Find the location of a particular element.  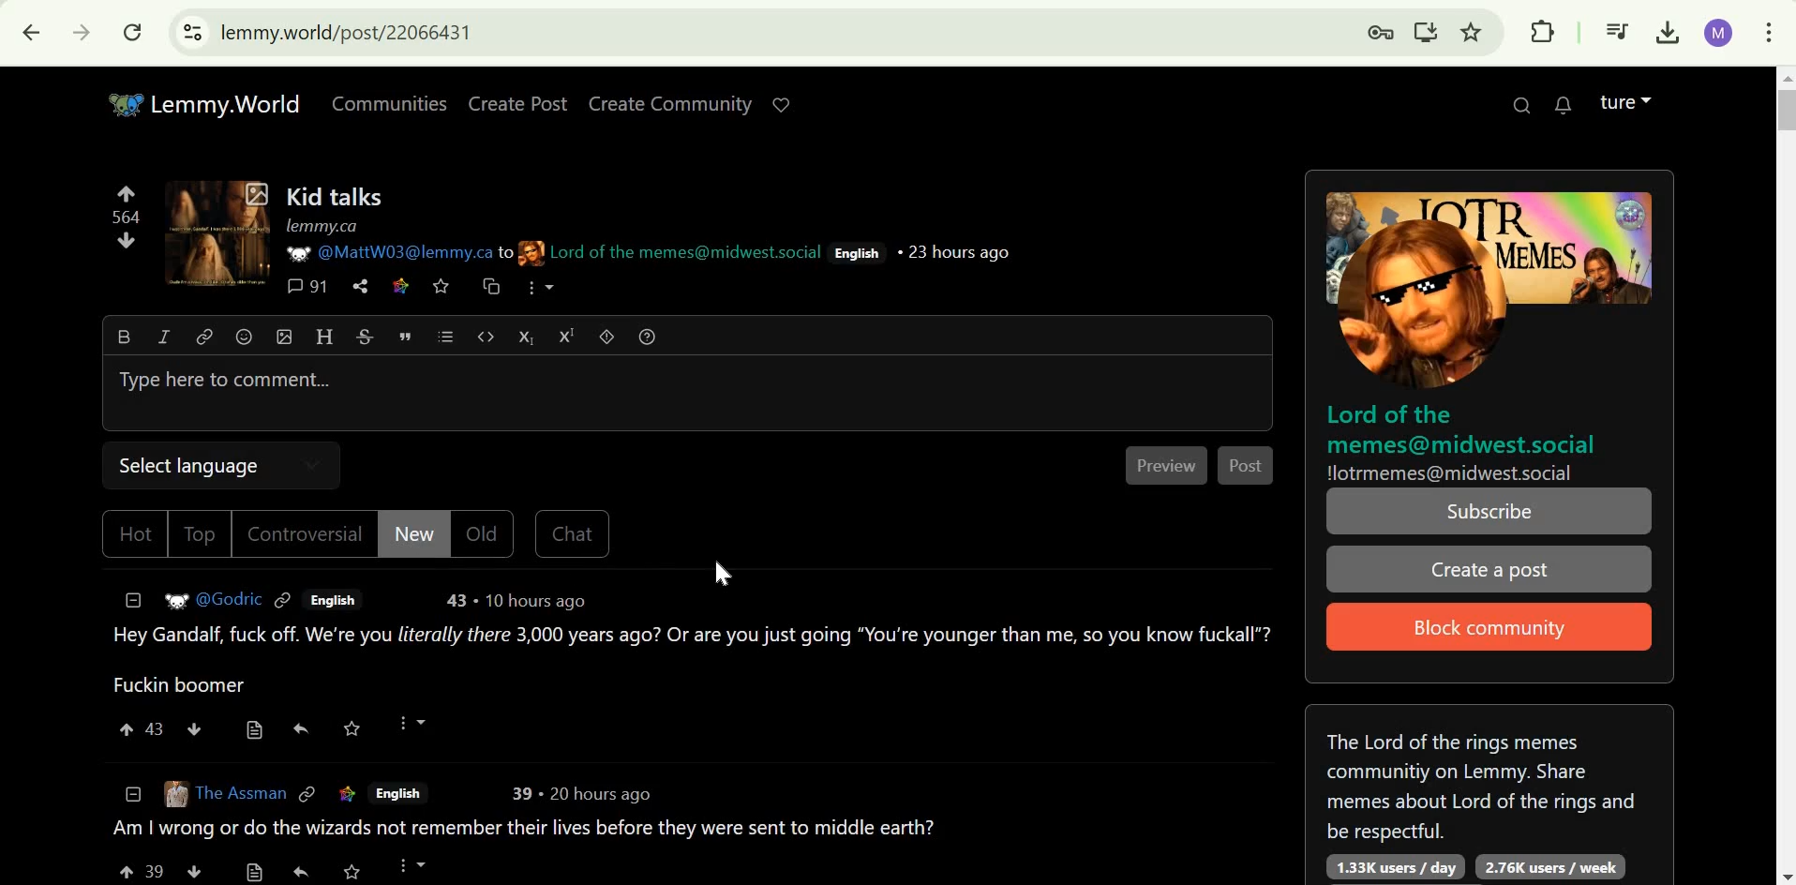

user name is located at coordinates (231, 597).